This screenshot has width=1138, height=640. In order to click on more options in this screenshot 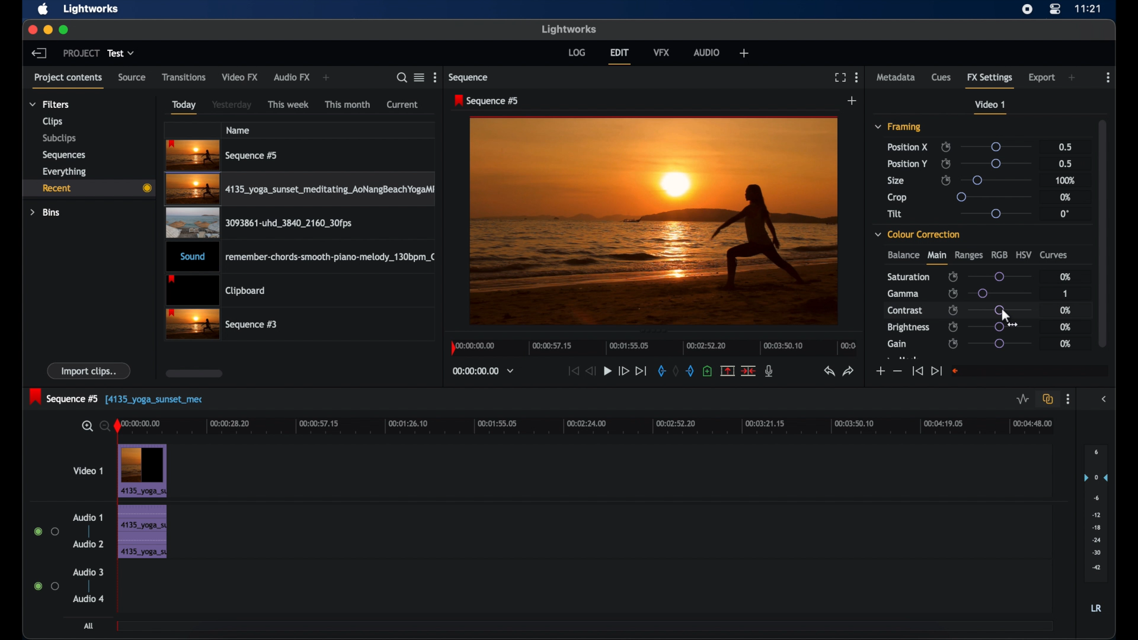, I will do `click(1108, 78)`.